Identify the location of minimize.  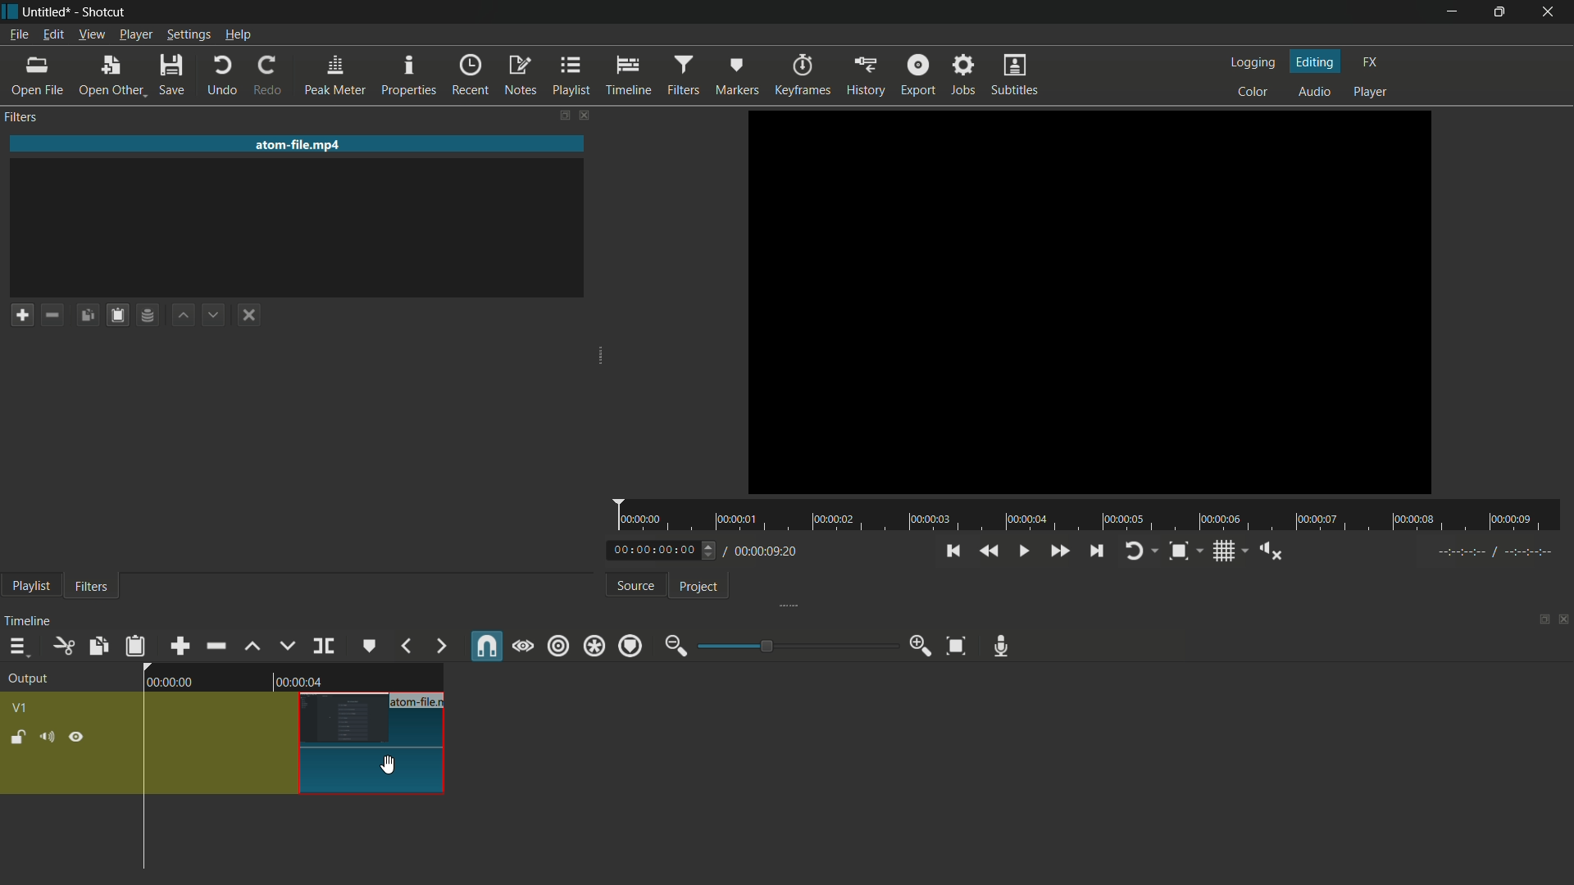
(675, 647).